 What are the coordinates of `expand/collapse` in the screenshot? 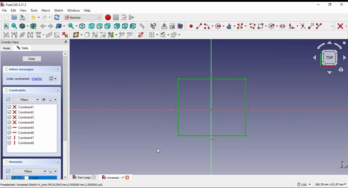 It's located at (58, 90).